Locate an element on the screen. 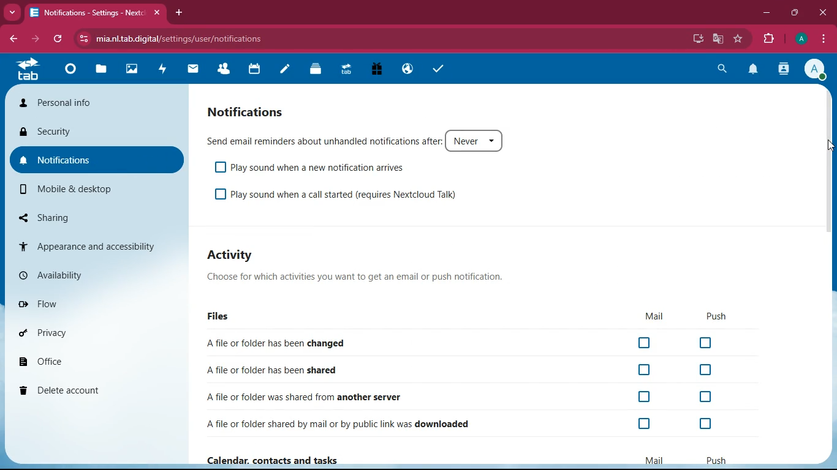  A file or folder has been shared is located at coordinates (458, 371).